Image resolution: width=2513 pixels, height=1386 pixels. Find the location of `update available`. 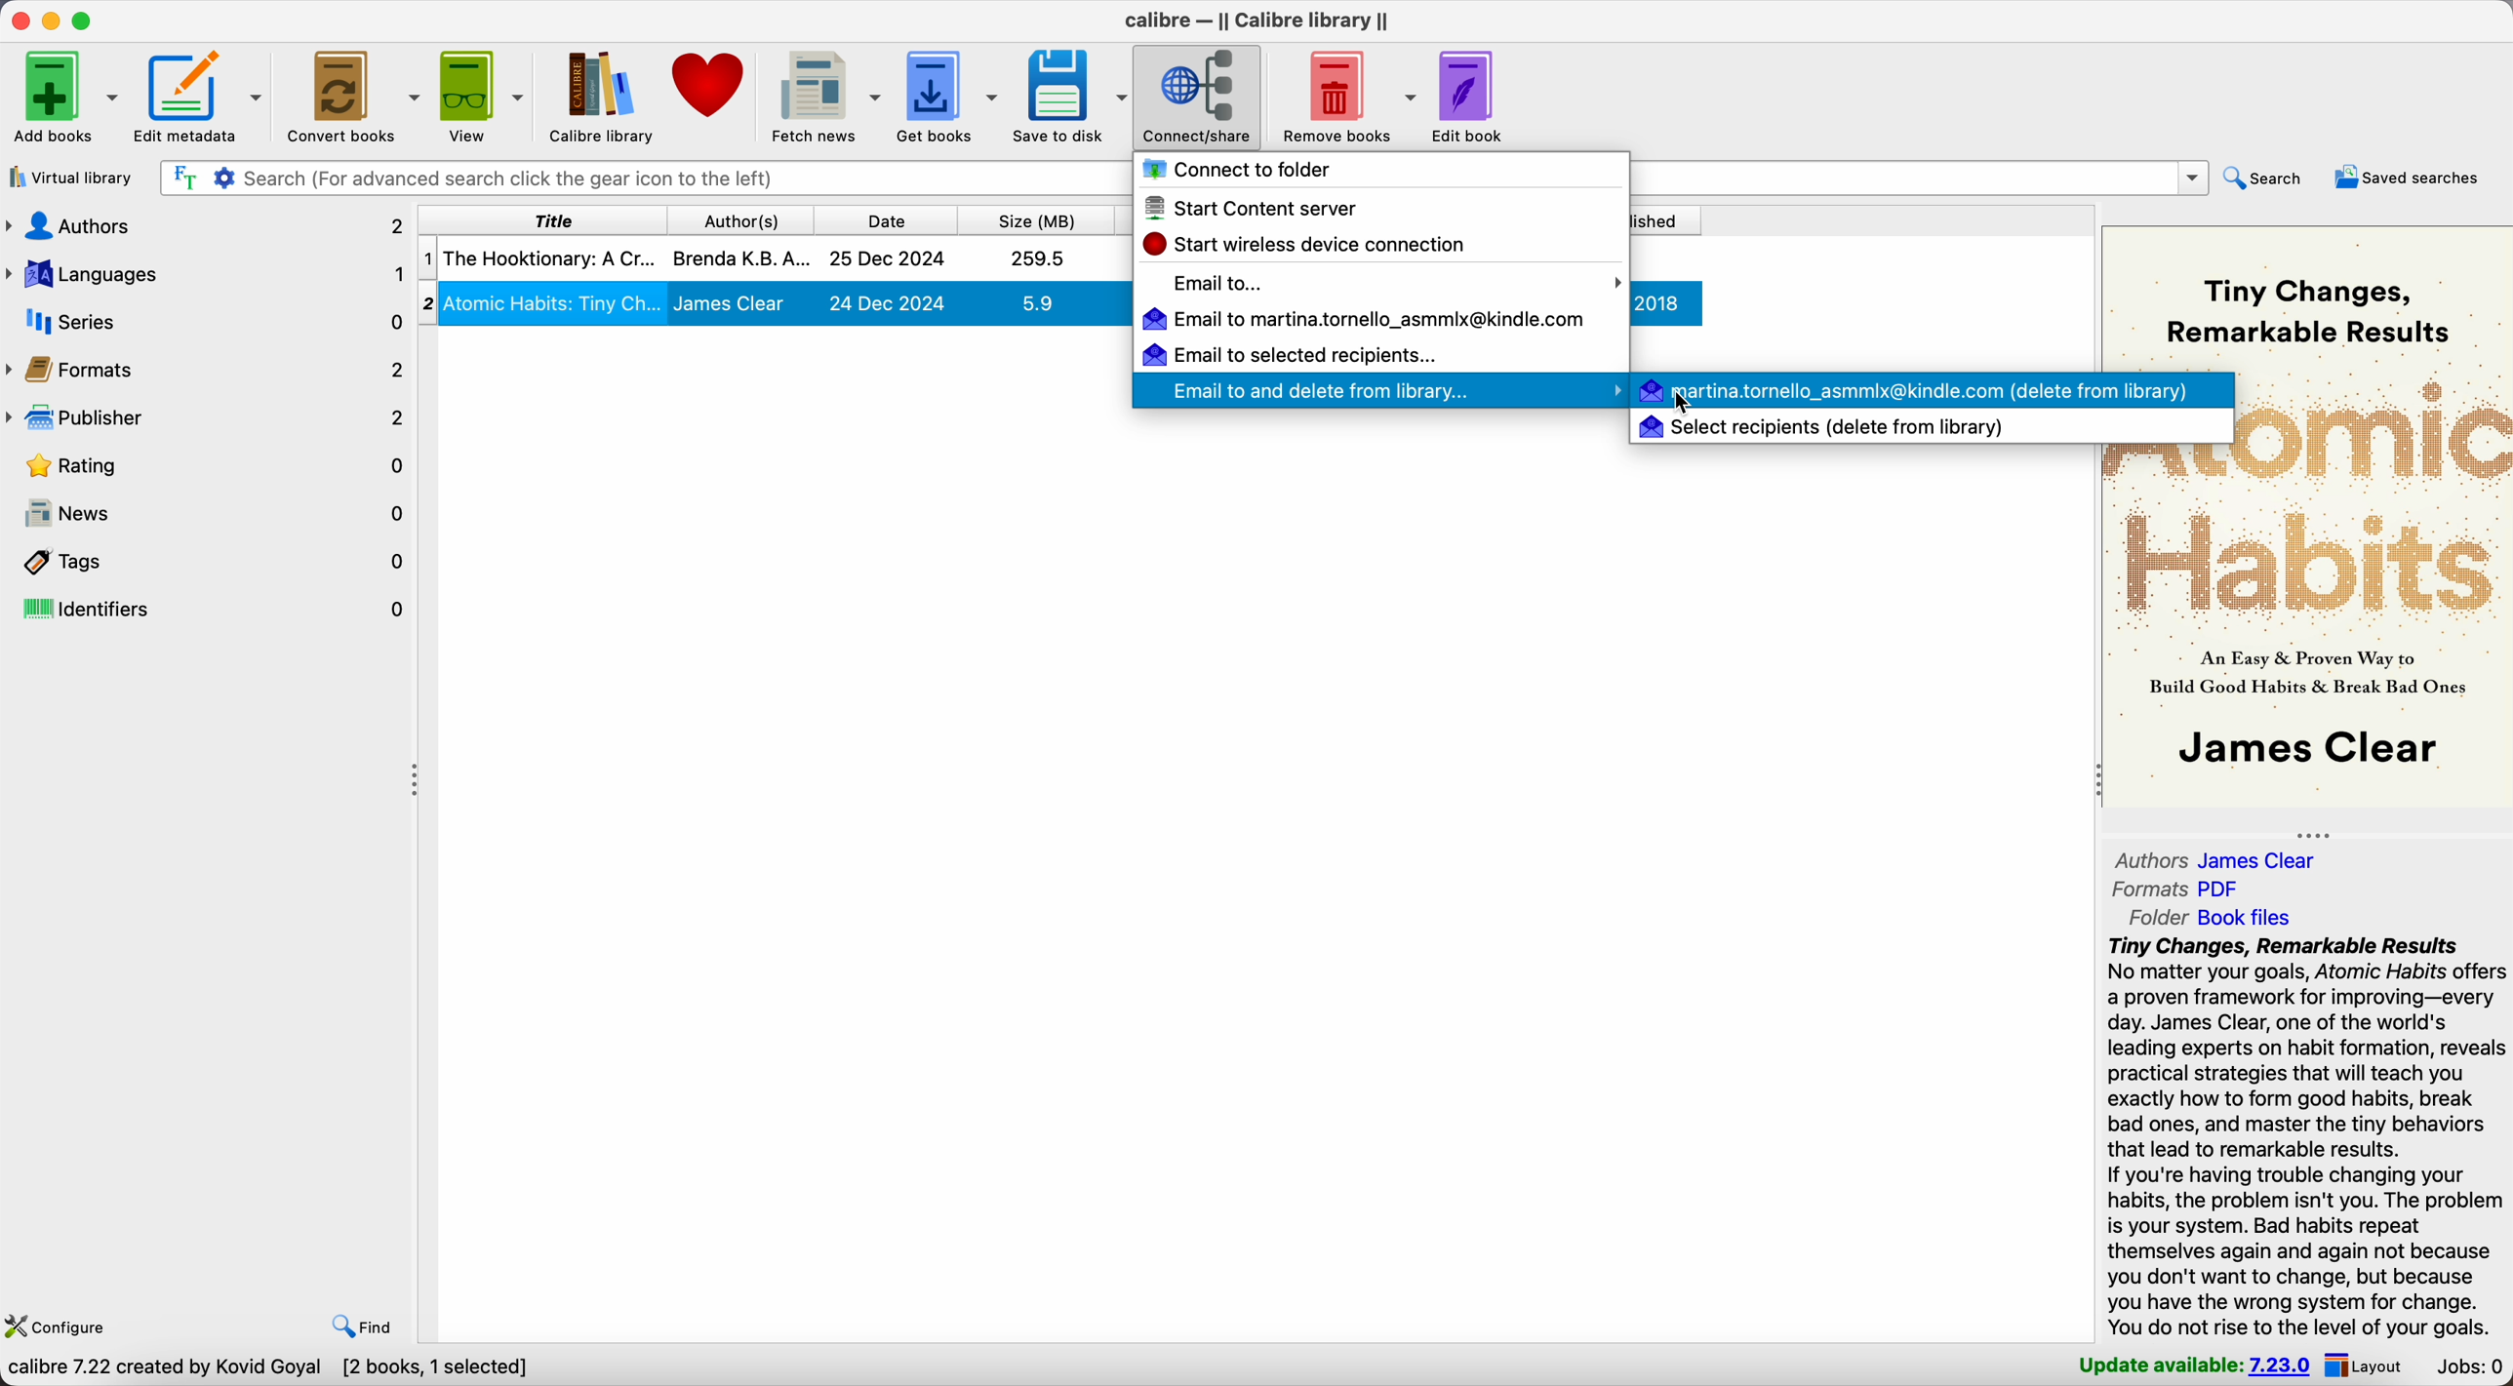

update available is located at coordinates (2196, 1366).